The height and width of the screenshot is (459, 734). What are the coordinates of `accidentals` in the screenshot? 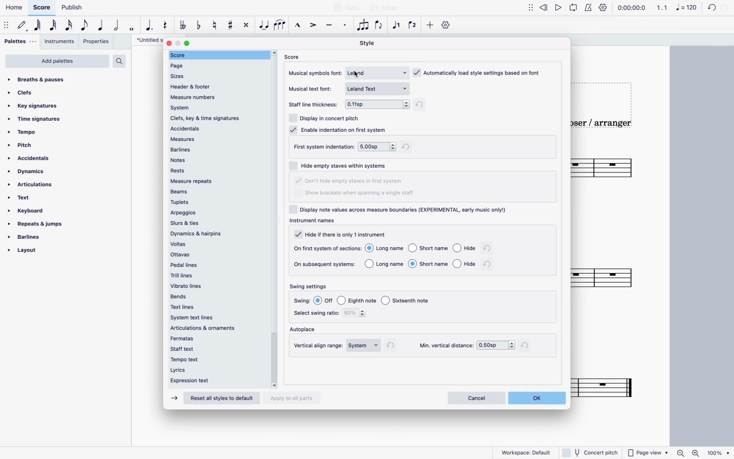 It's located at (218, 129).